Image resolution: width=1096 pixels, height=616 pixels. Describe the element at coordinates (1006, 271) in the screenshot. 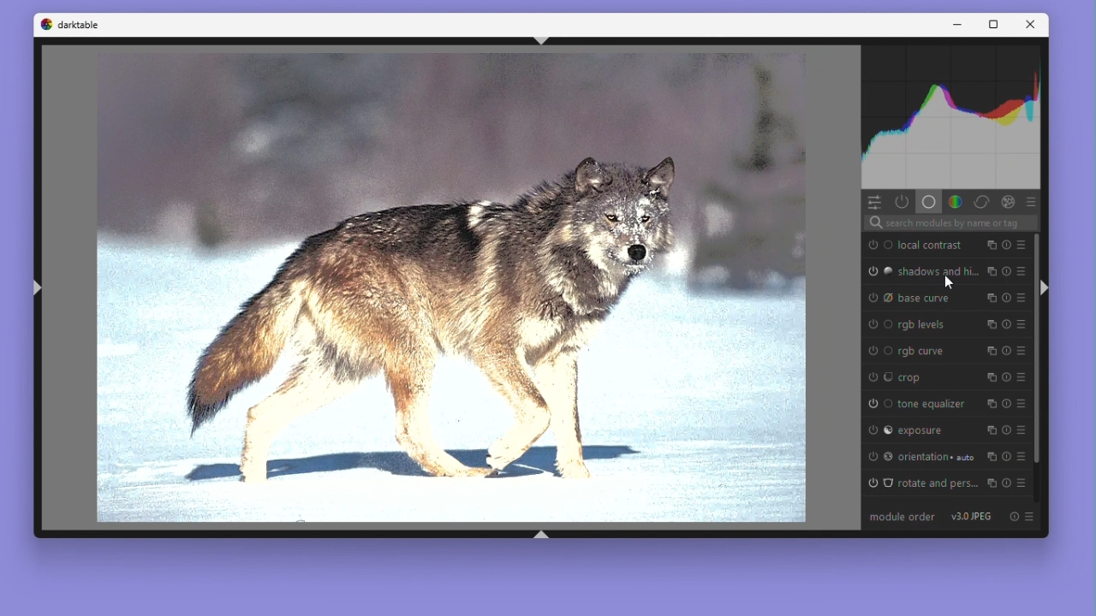

I see `reset parameters` at that location.